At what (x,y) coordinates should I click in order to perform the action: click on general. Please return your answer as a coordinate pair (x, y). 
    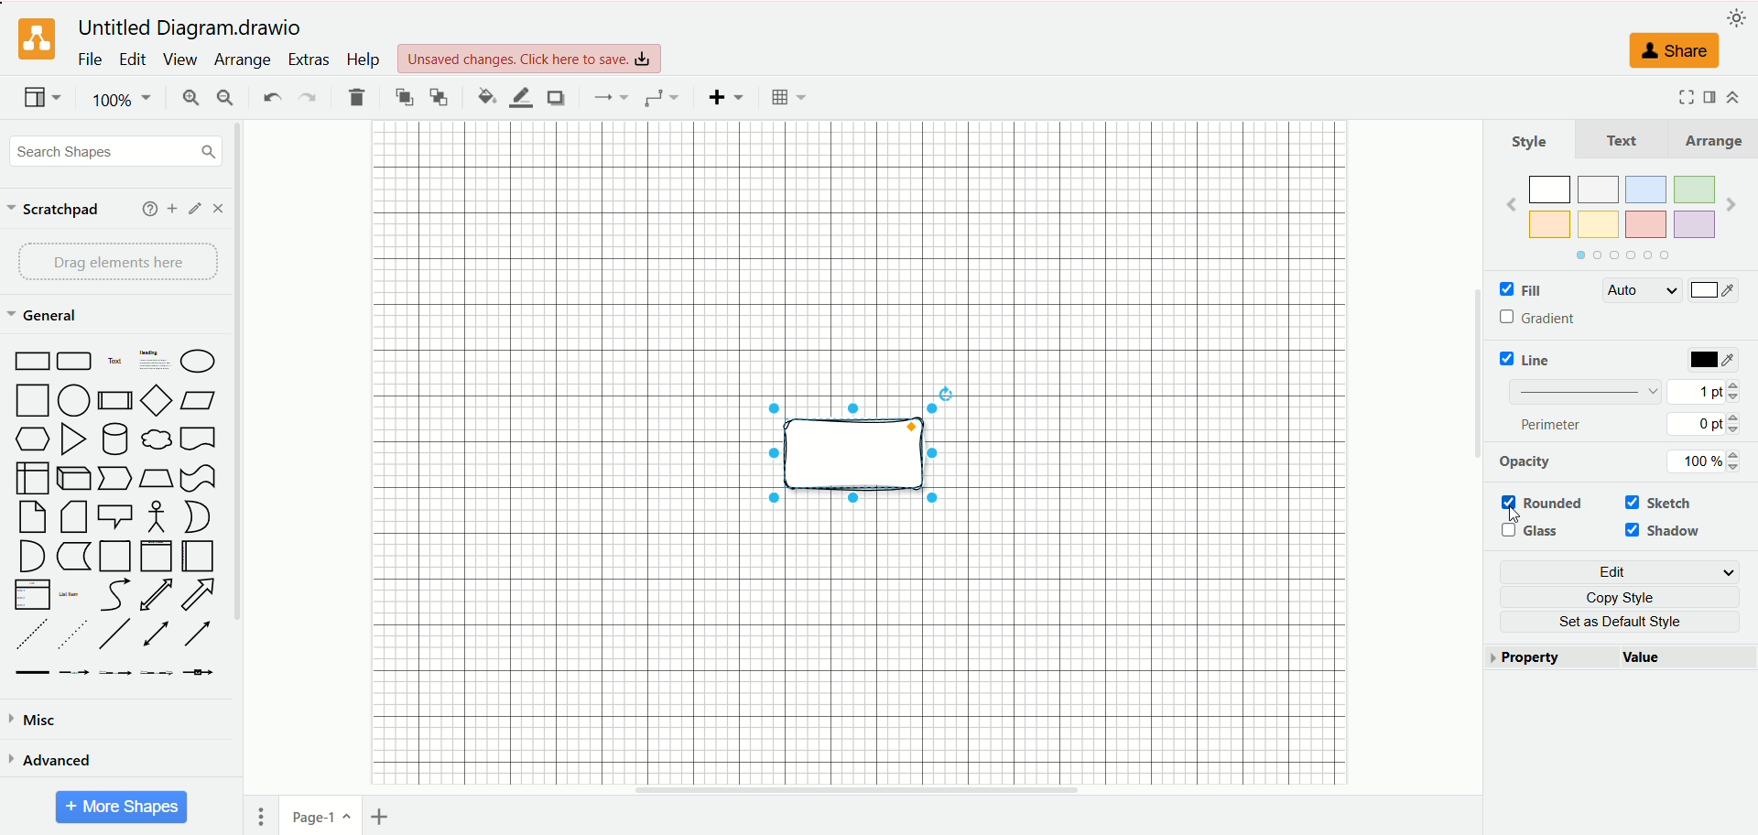
    Looking at the image, I should click on (47, 317).